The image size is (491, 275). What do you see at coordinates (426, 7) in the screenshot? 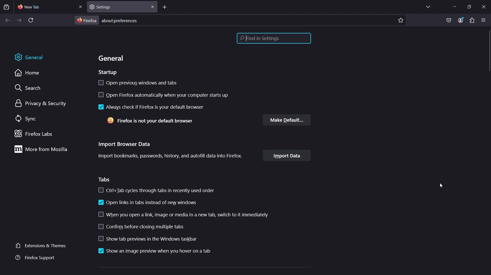
I see `List all tabs` at bounding box center [426, 7].